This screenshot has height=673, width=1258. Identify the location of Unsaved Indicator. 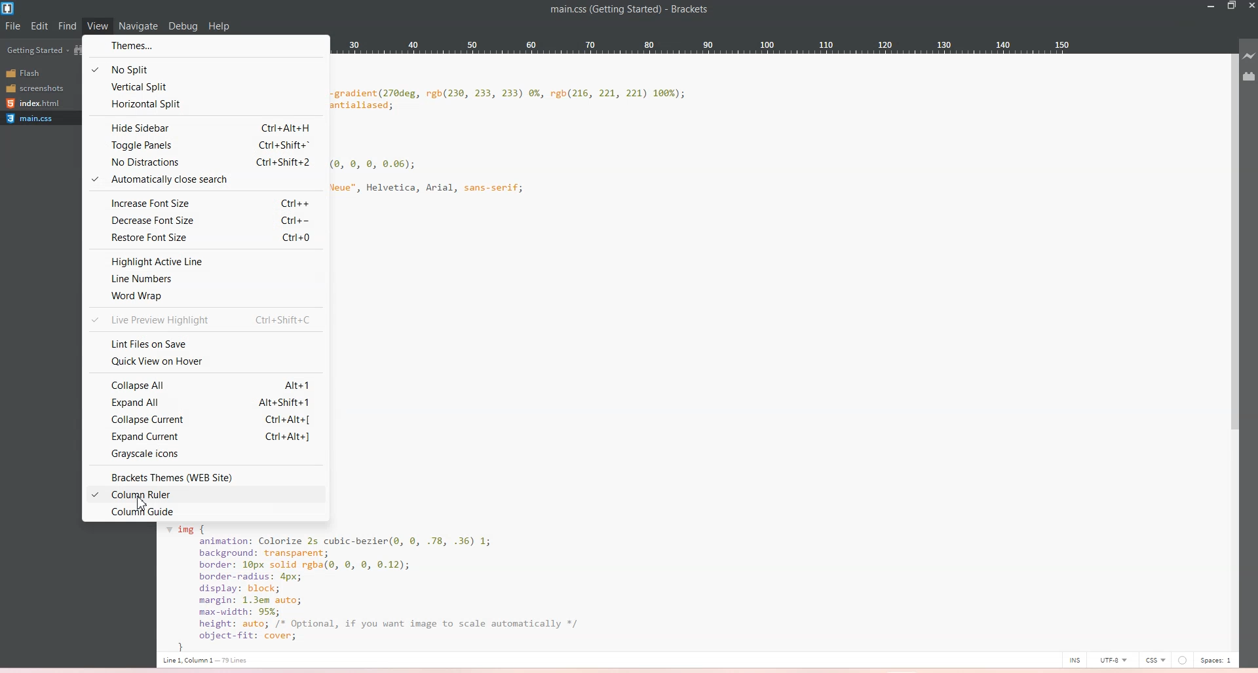
(1180, 659).